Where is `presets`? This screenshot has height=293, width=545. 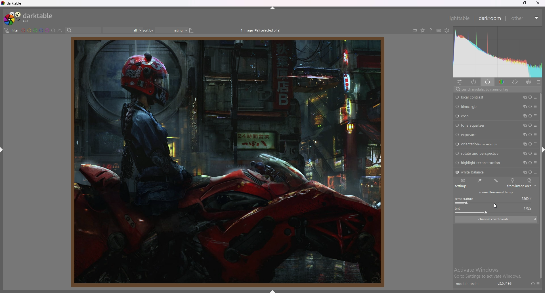
presets is located at coordinates (535, 153).